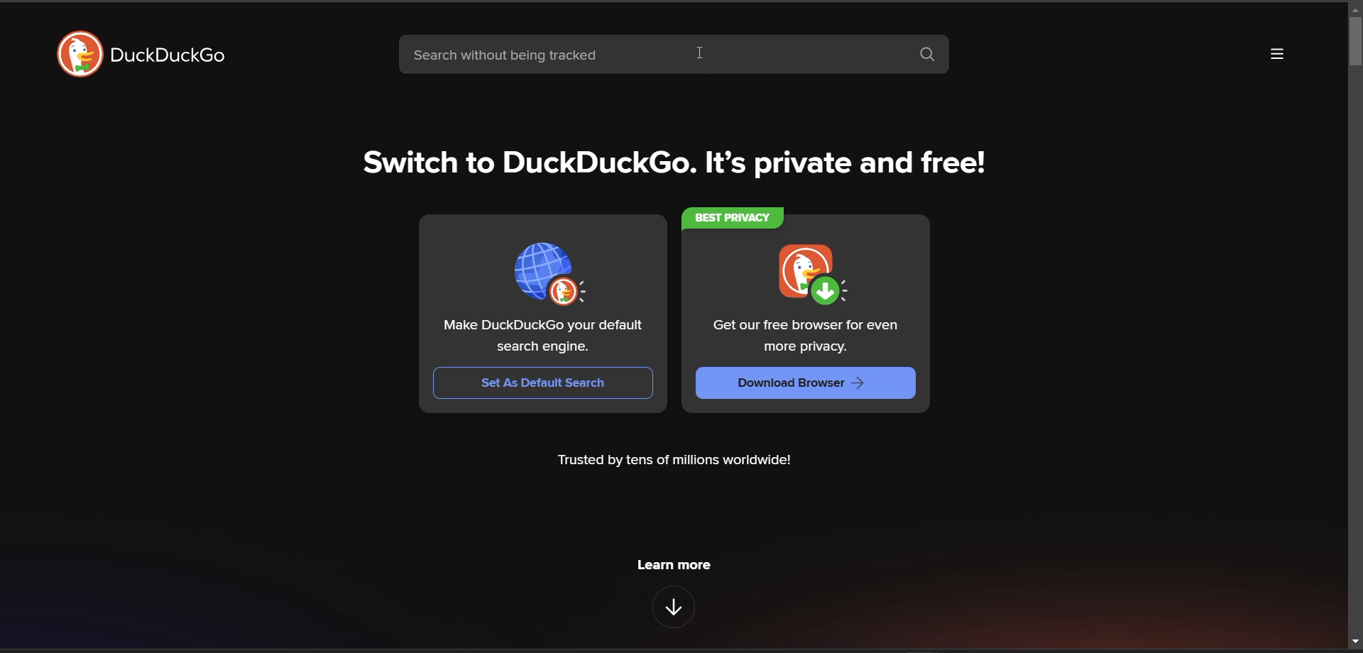  Describe the element at coordinates (77, 55) in the screenshot. I see `logo` at that location.